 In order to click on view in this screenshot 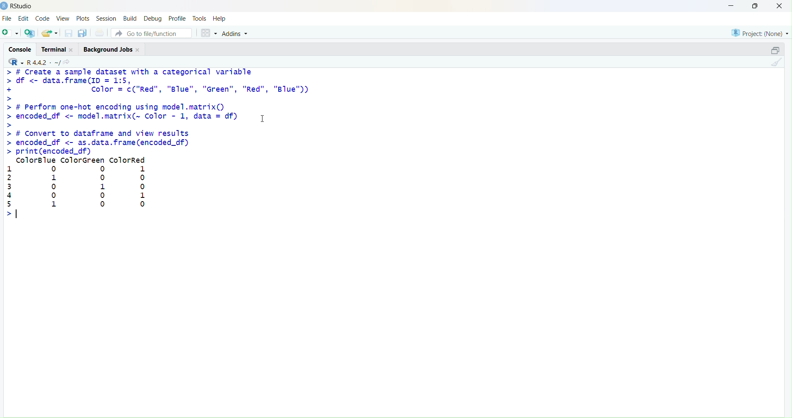, I will do `click(64, 18)`.